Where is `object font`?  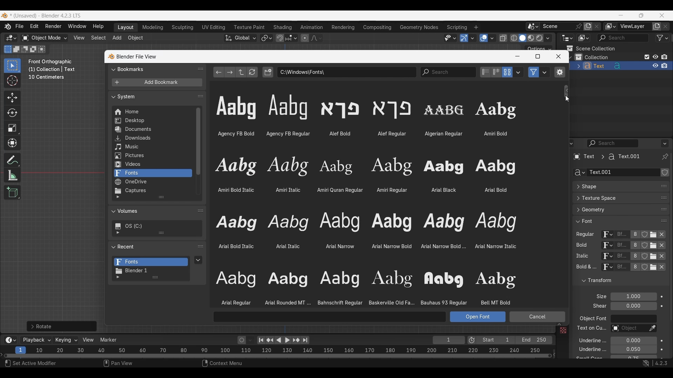
object font is located at coordinates (592, 320).